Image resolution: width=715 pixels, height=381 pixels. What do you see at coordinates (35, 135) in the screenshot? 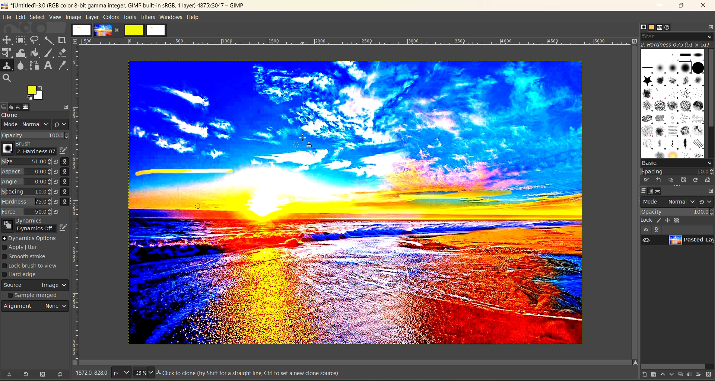
I see `opacity` at bounding box center [35, 135].